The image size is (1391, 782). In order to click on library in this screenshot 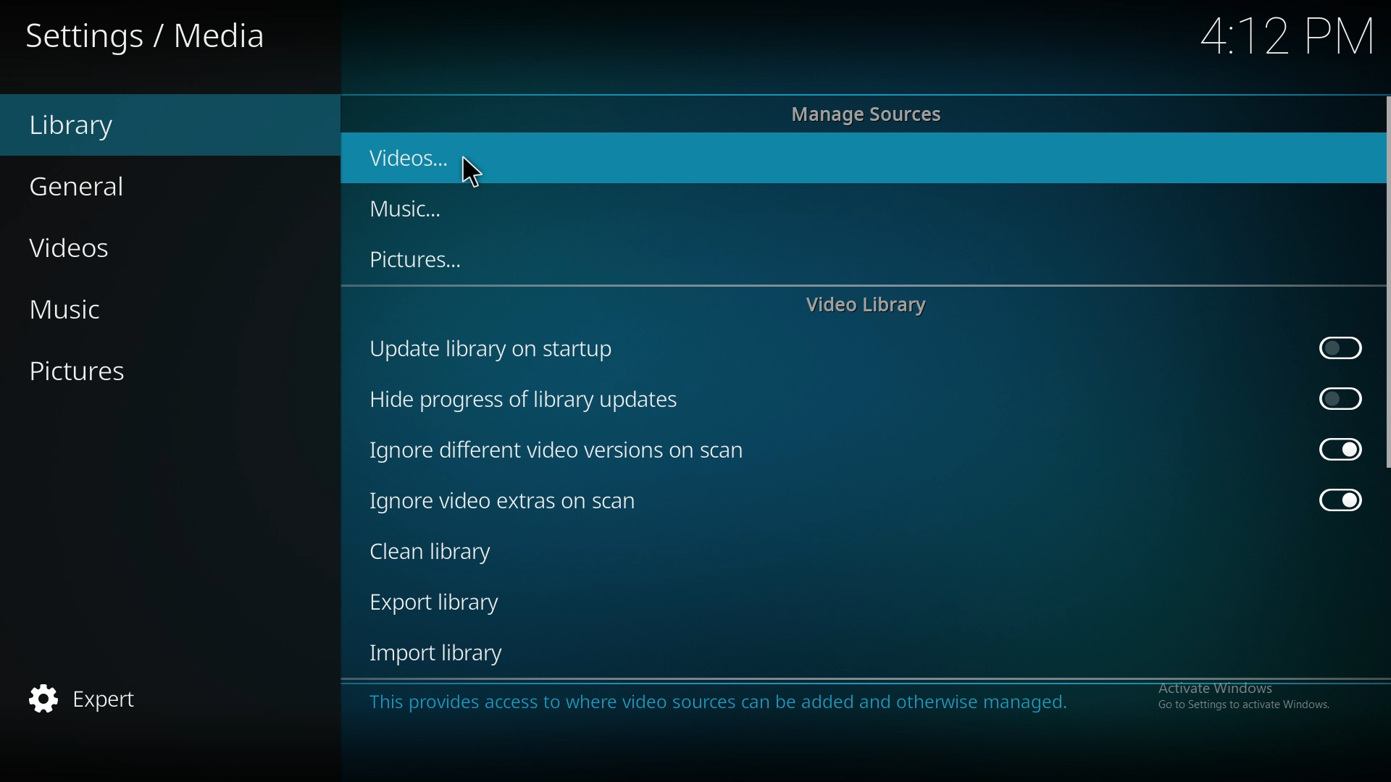, I will do `click(100, 124)`.